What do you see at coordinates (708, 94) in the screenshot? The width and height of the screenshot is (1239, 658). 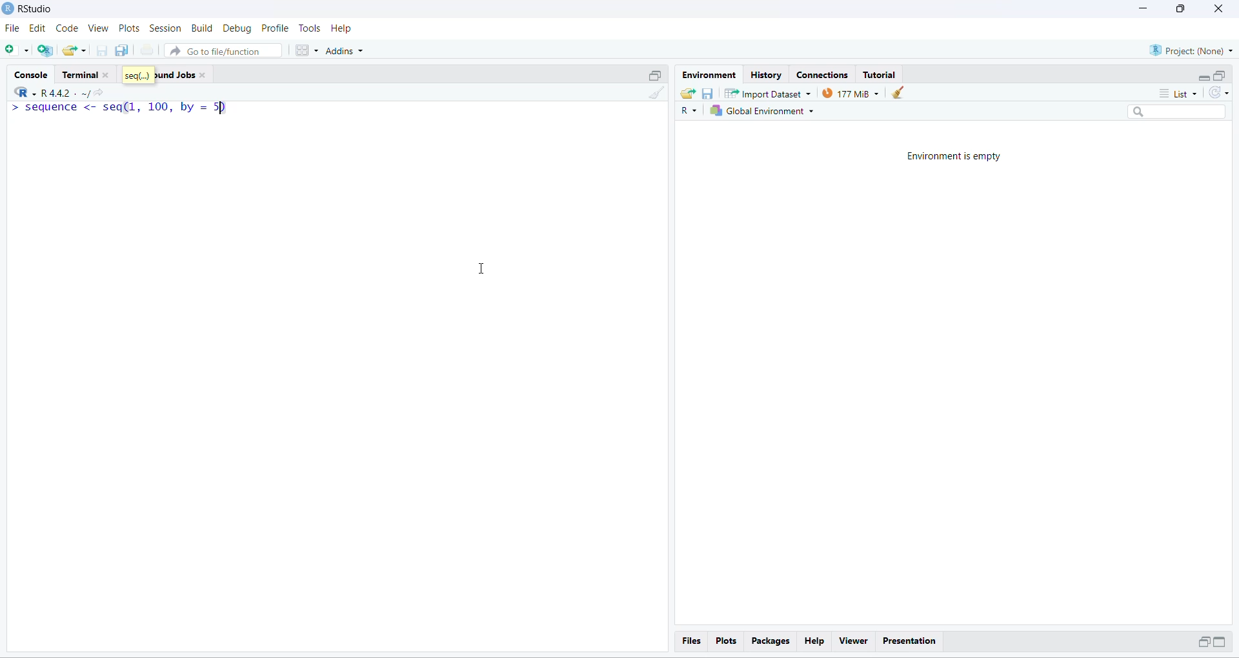 I see `save` at bounding box center [708, 94].